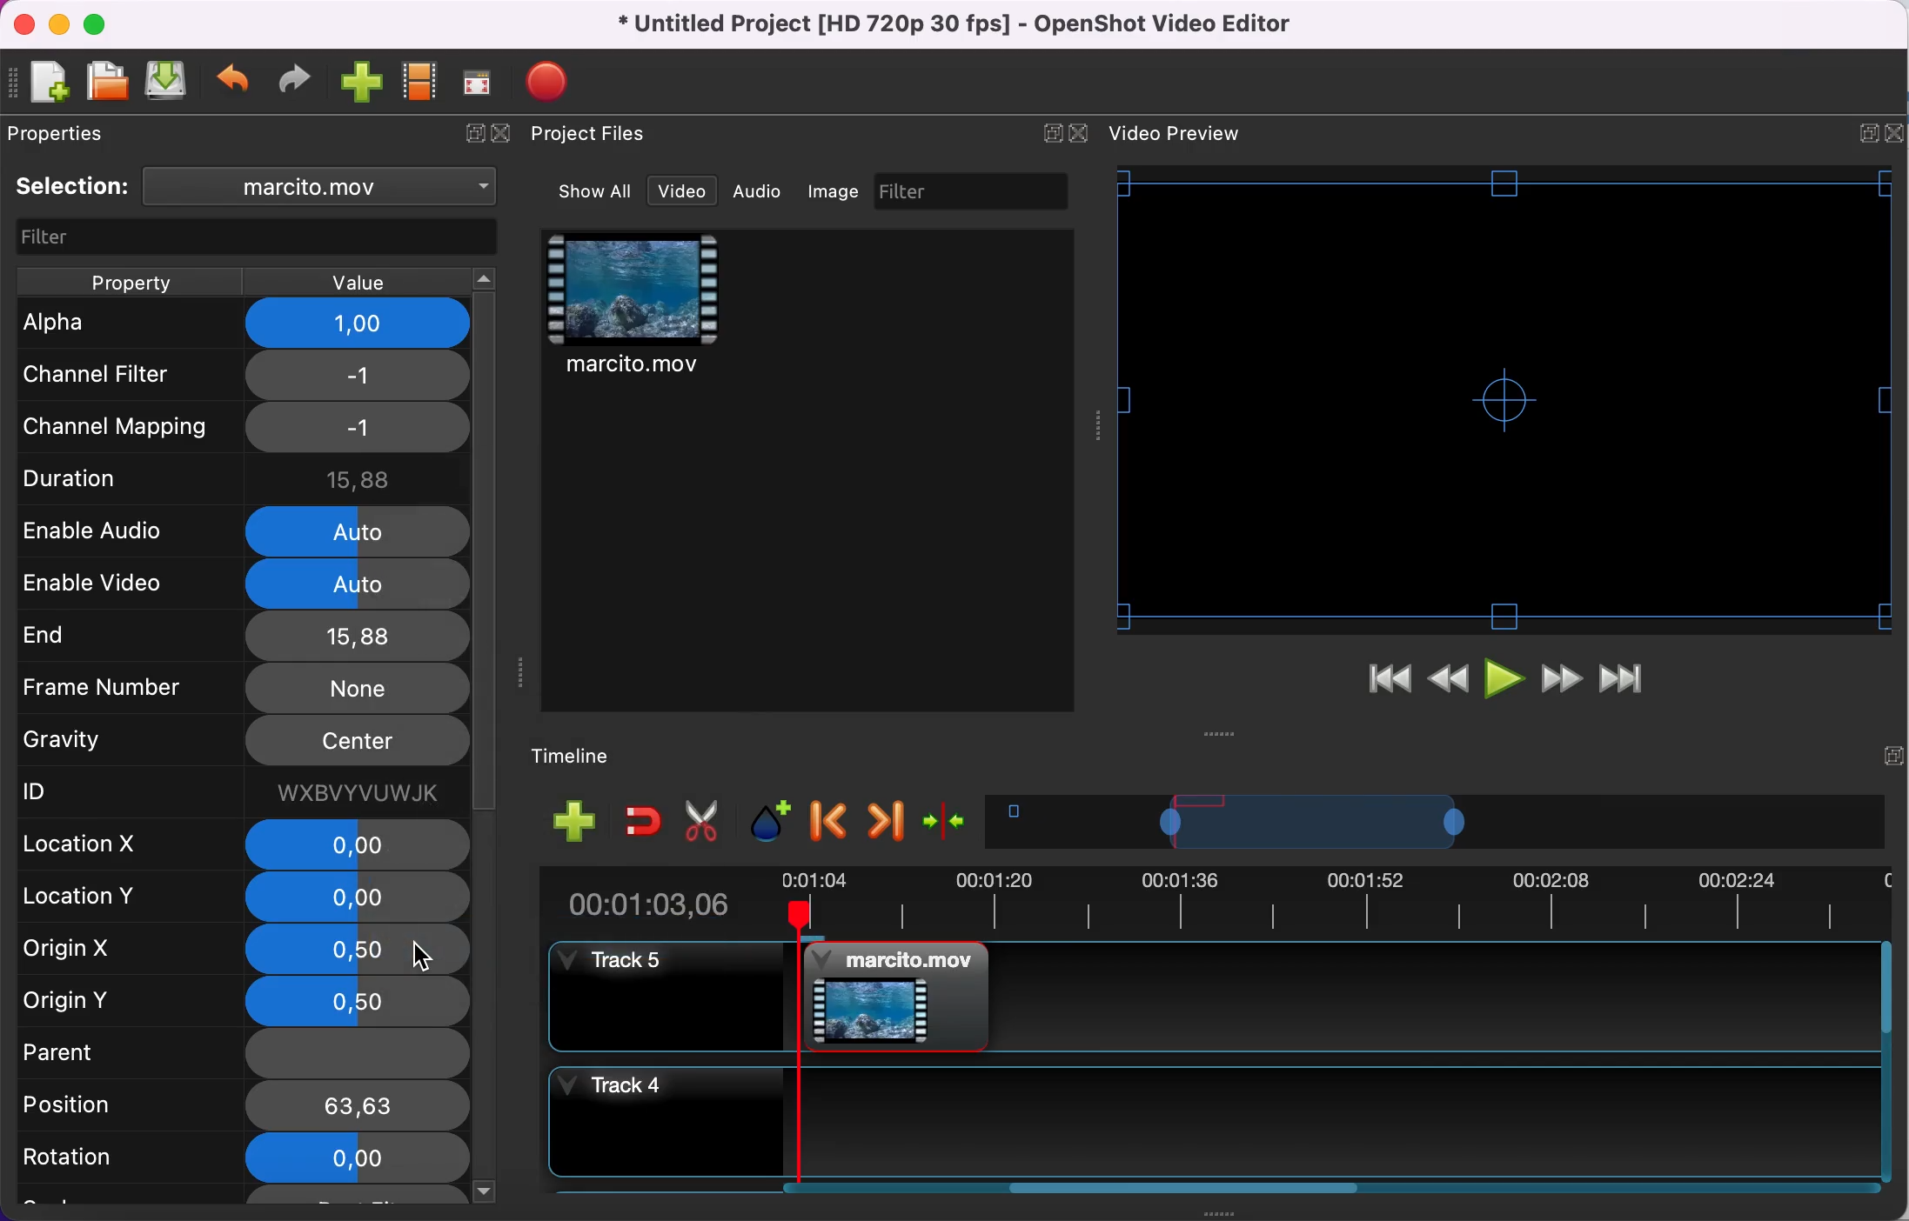 The height and width of the screenshot is (1221, 1909). What do you see at coordinates (244, 584) in the screenshot?
I see `enable video auto` at bounding box center [244, 584].